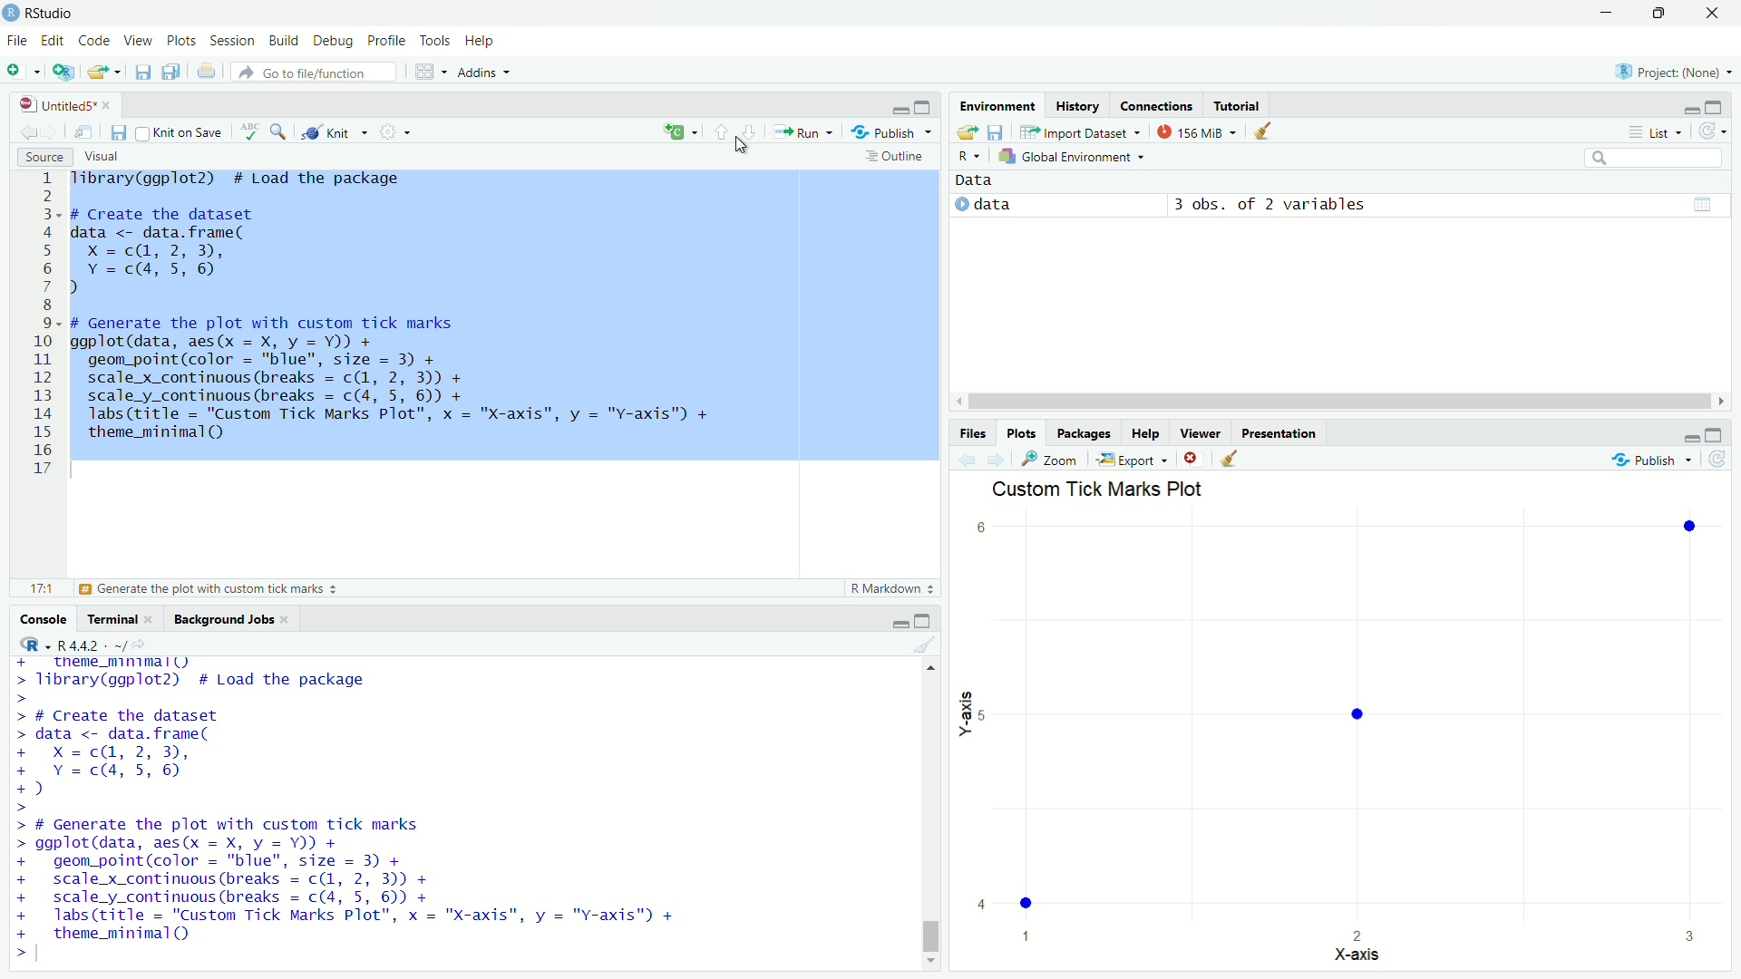 Image resolution: width=1741 pixels, height=979 pixels. I want to click on import dataset, so click(1083, 131).